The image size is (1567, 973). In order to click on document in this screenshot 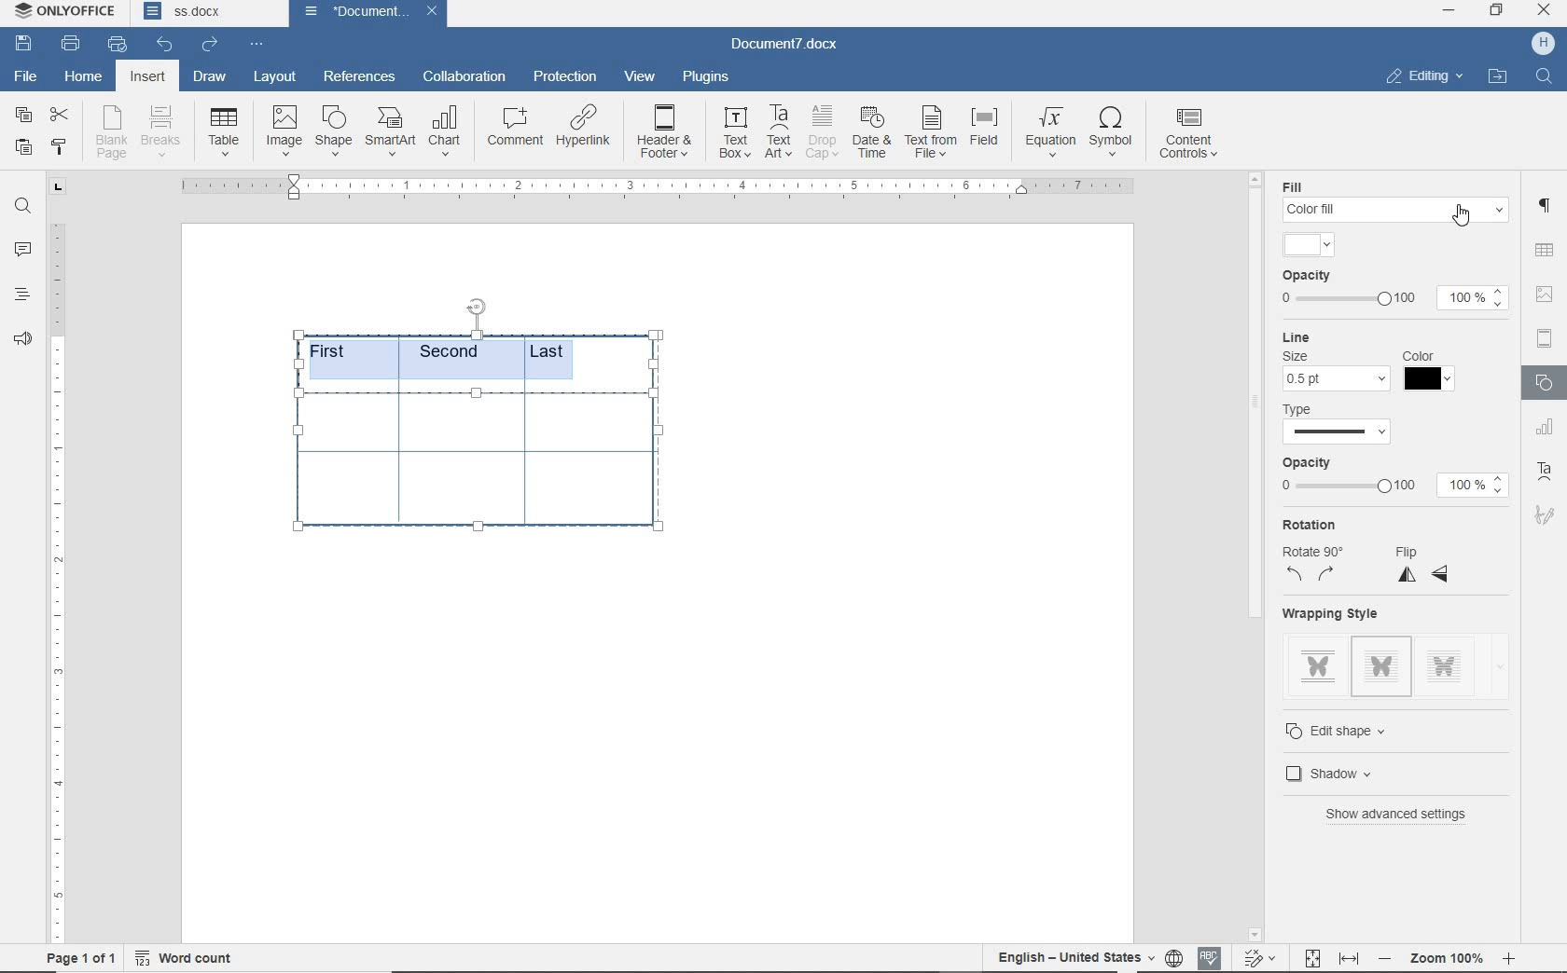, I will do `click(351, 11)`.